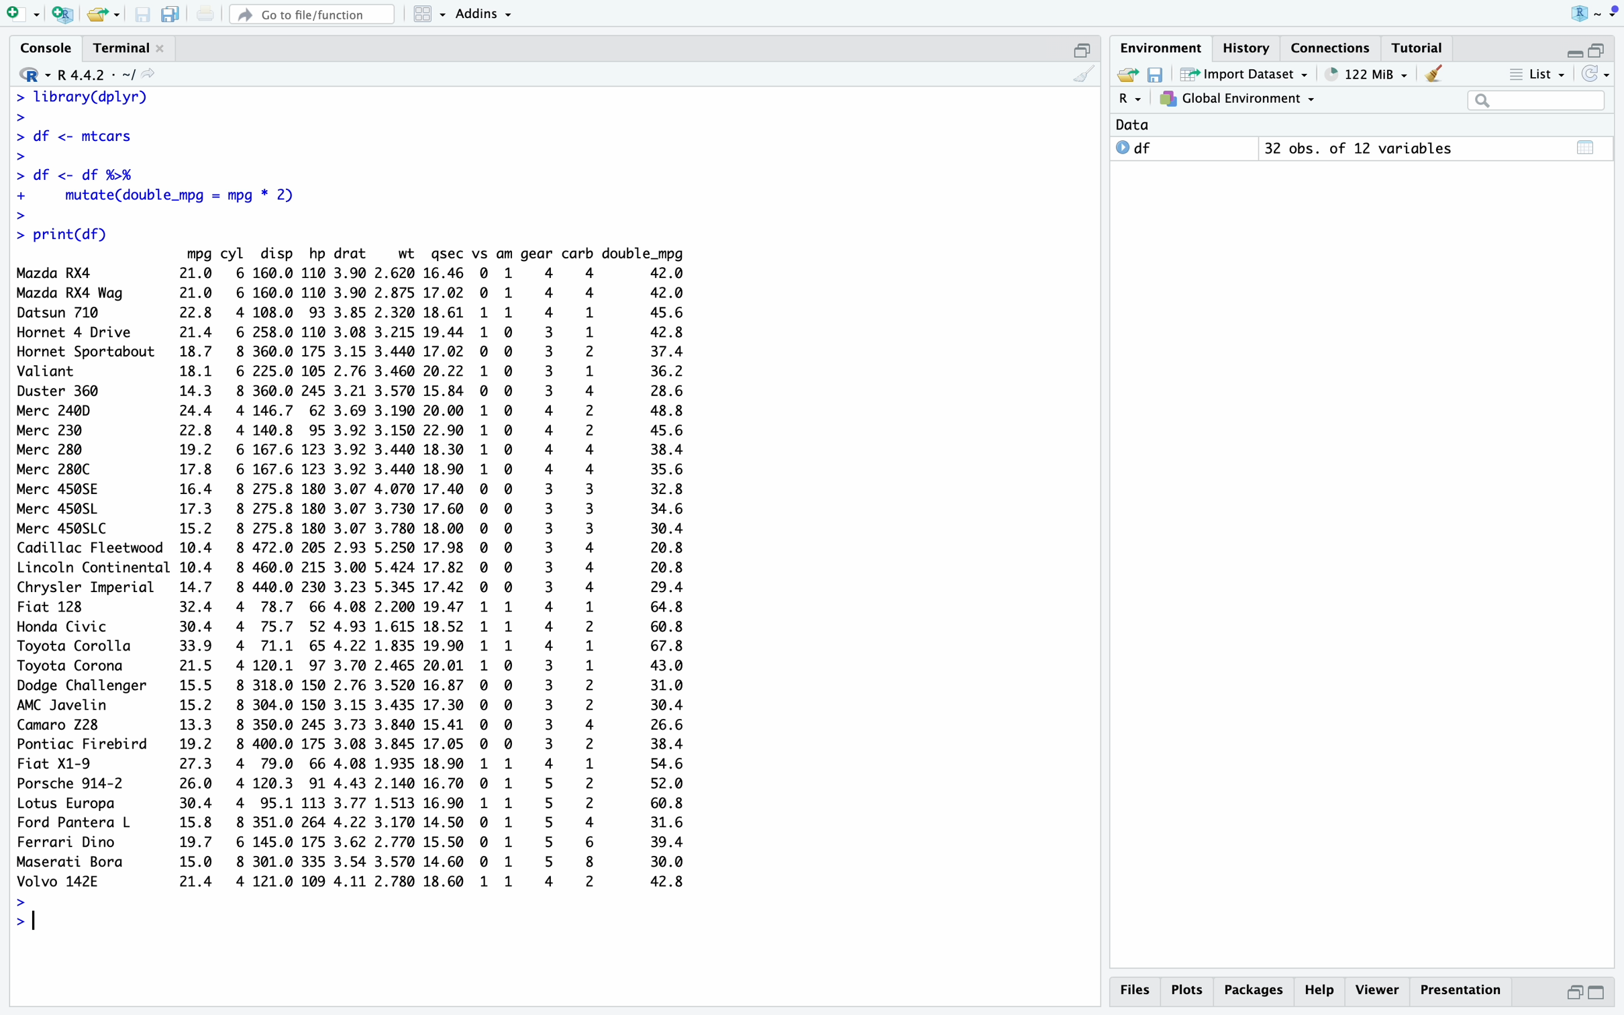 The width and height of the screenshot is (1624, 1015). What do you see at coordinates (1538, 75) in the screenshot?
I see `list` at bounding box center [1538, 75].